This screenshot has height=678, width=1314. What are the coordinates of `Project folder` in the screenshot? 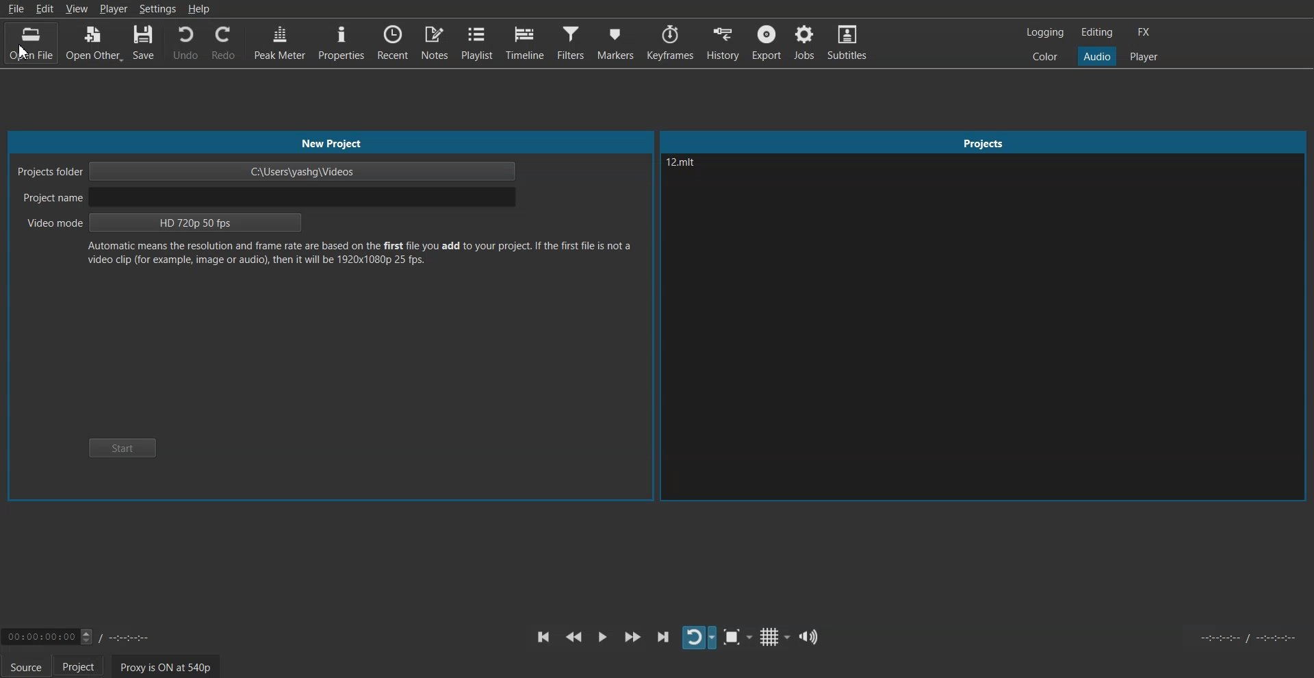 It's located at (268, 171).